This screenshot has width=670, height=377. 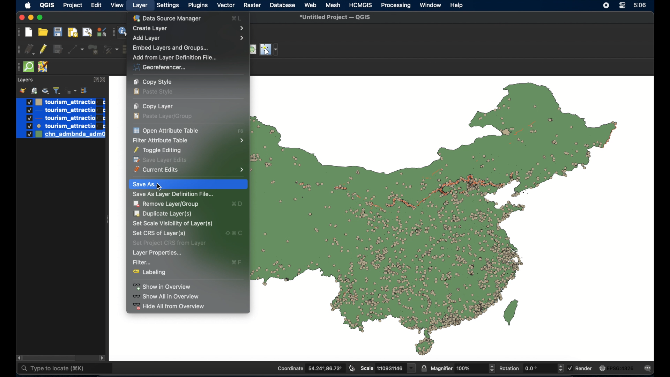 I want to click on maximize, so click(x=42, y=17).